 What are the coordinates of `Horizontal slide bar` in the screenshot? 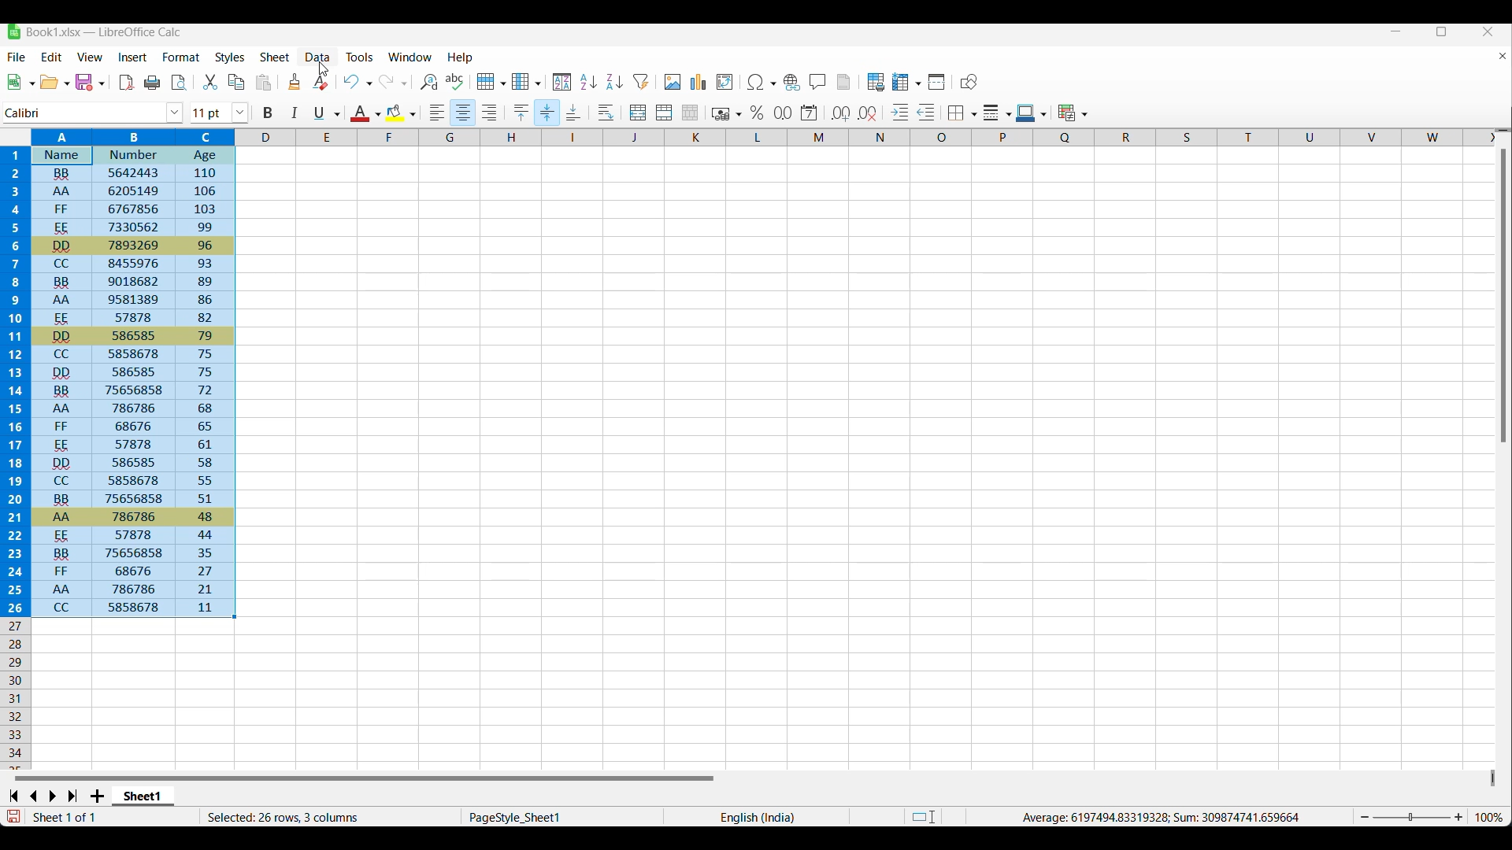 It's located at (365, 778).